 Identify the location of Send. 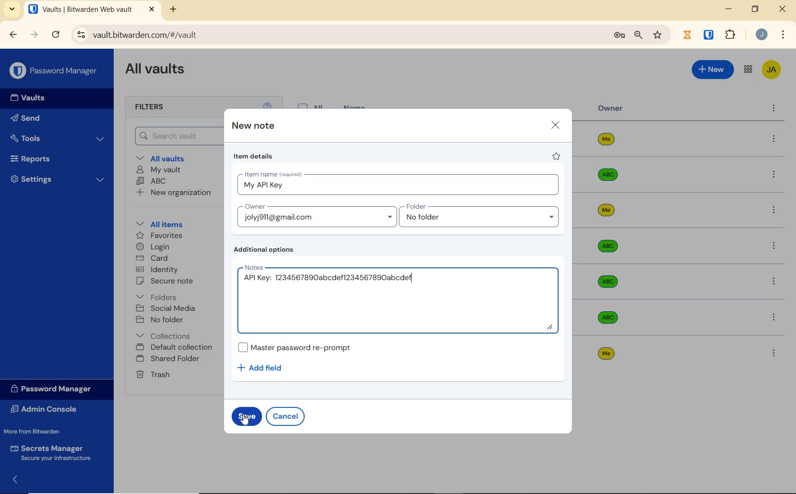
(43, 120).